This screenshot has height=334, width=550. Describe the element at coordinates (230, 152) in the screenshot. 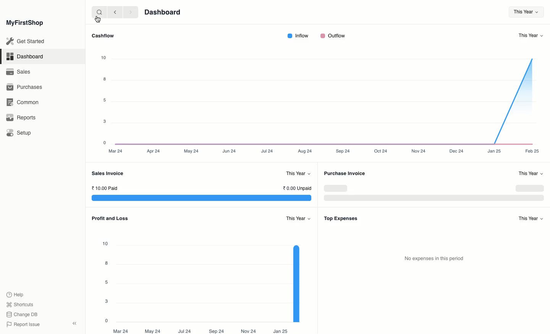

I see `Jun 24` at that location.